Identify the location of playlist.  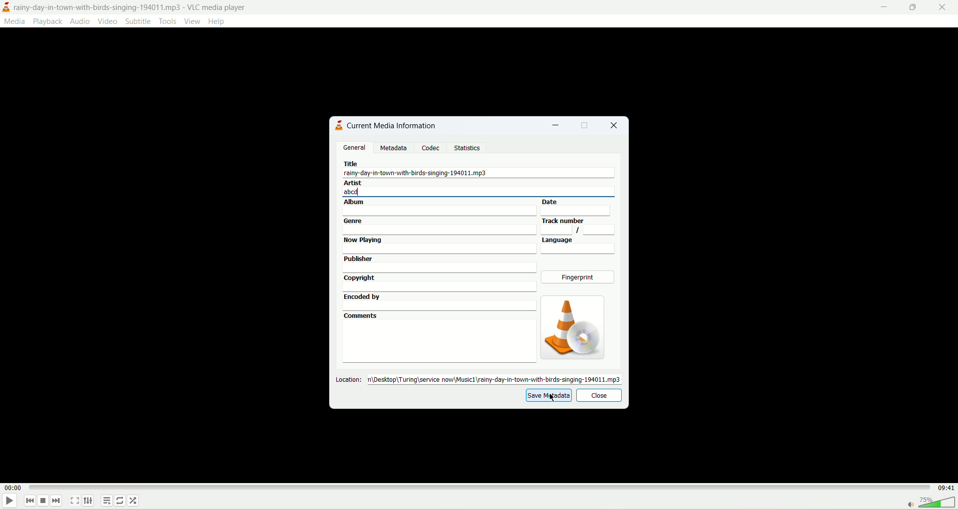
(107, 501).